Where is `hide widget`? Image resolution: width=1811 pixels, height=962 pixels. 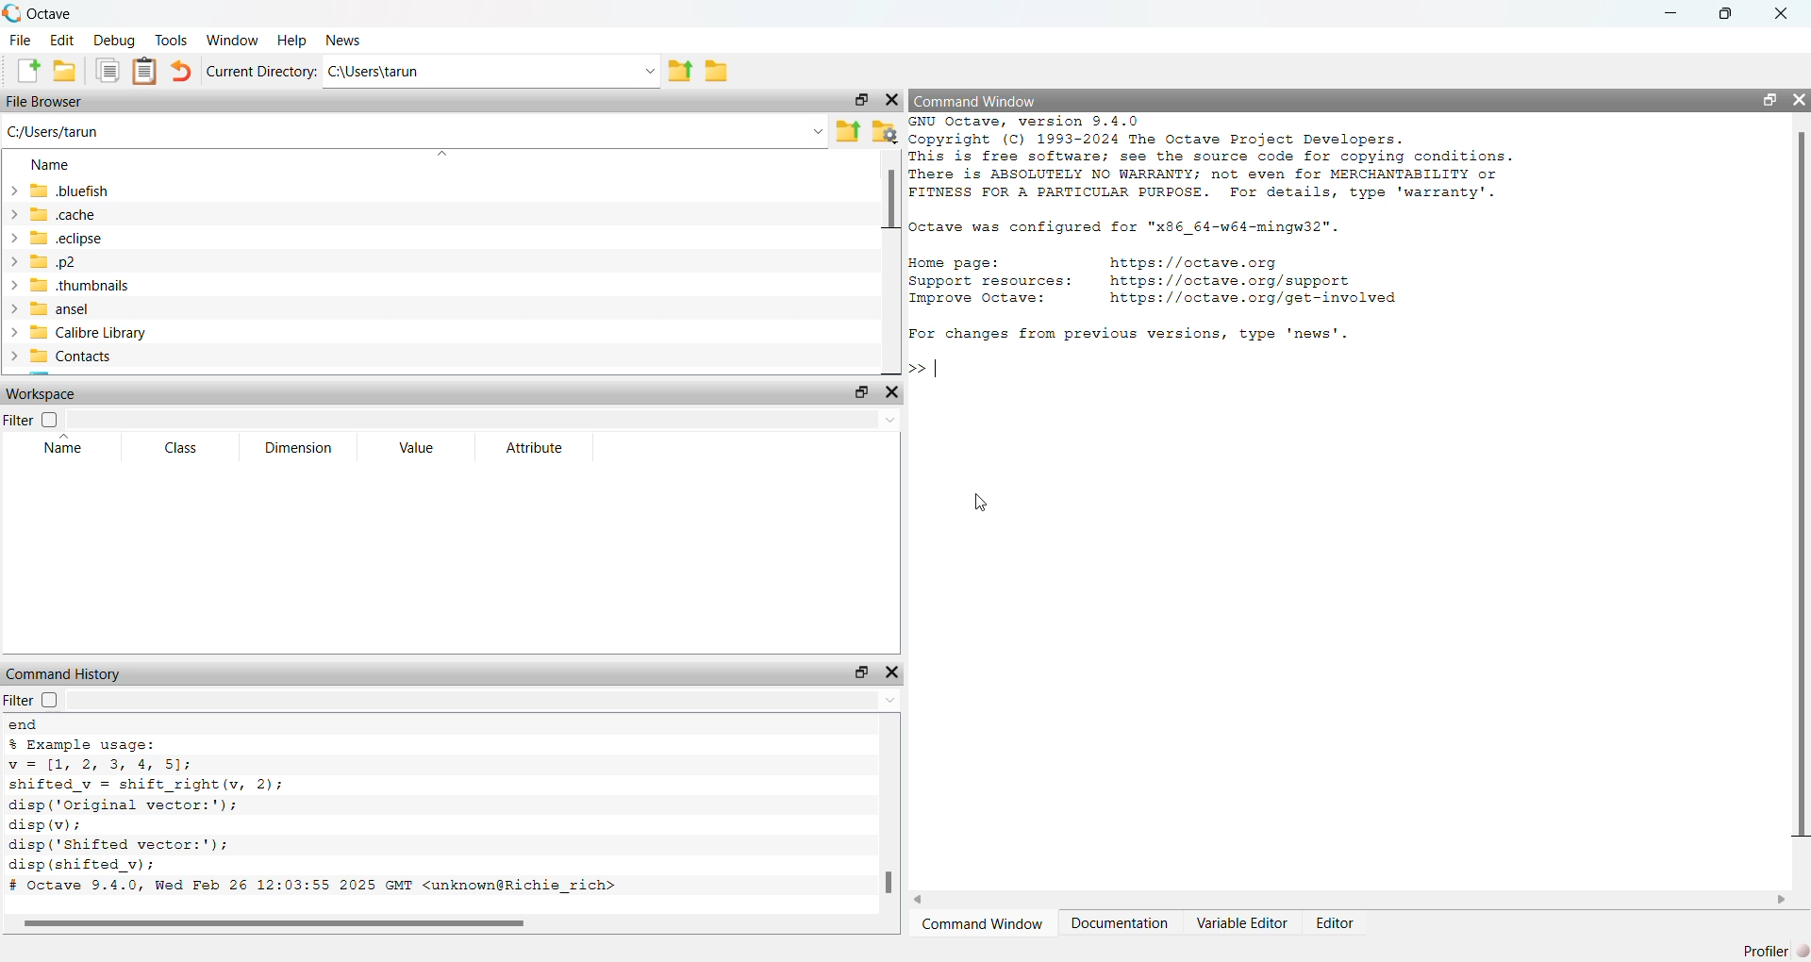
hide widget is located at coordinates (894, 100).